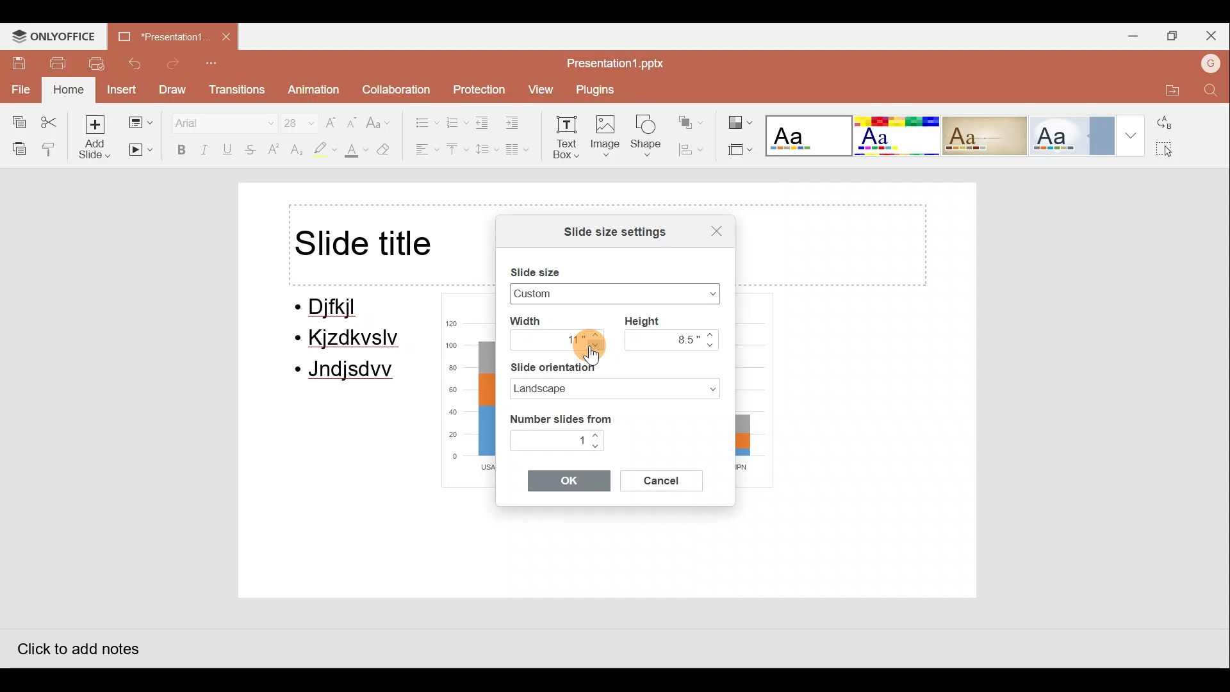 The image size is (1230, 692). What do you see at coordinates (1172, 151) in the screenshot?
I see `Select all` at bounding box center [1172, 151].